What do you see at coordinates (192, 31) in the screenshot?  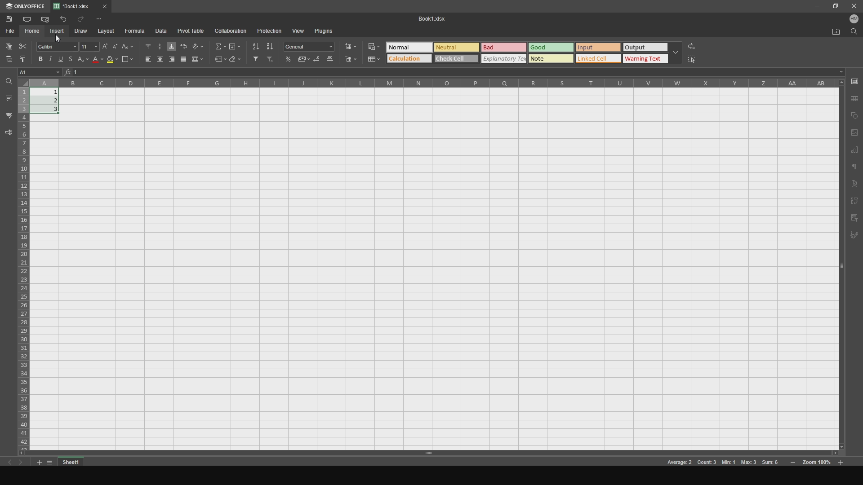 I see `pivot table` at bounding box center [192, 31].